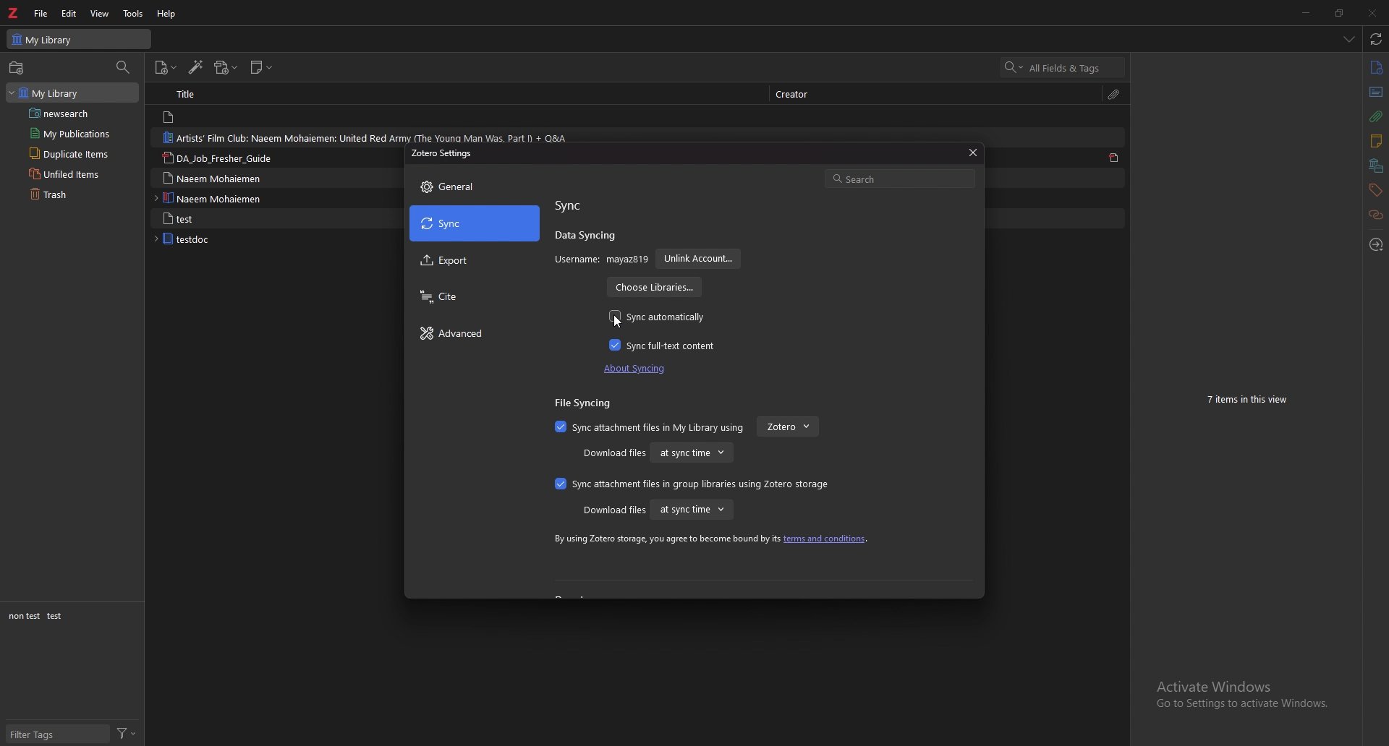 The height and width of the screenshot is (746, 1389). Describe the element at coordinates (1116, 159) in the screenshot. I see `pdf` at that location.